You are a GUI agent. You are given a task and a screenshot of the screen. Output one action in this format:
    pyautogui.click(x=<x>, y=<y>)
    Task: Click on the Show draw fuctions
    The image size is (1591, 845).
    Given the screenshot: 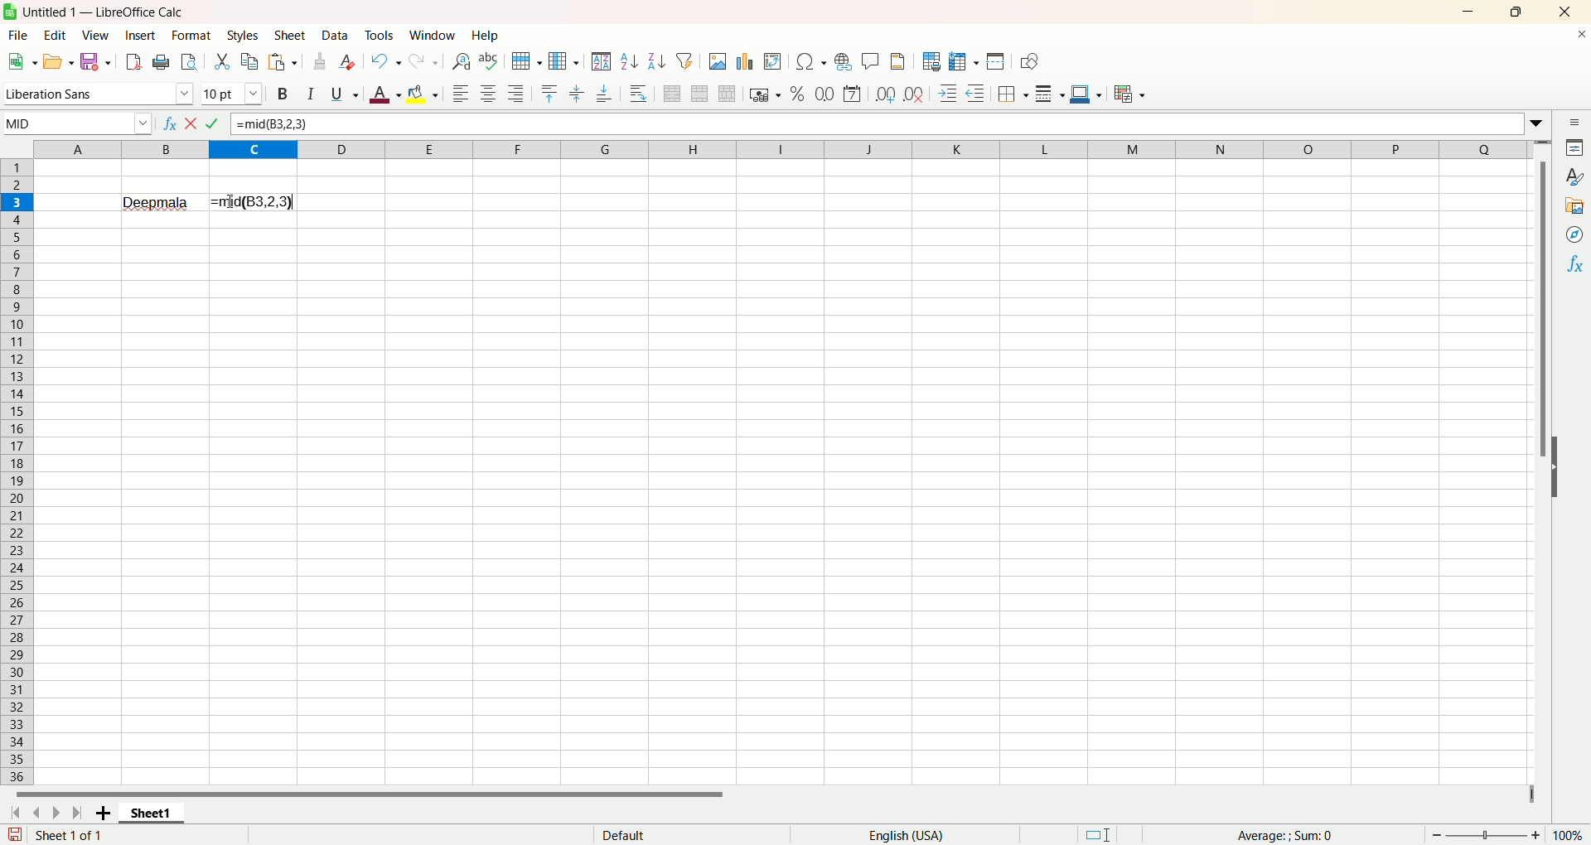 What is the action you would take?
    pyautogui.click(x=1031, y=62)
    